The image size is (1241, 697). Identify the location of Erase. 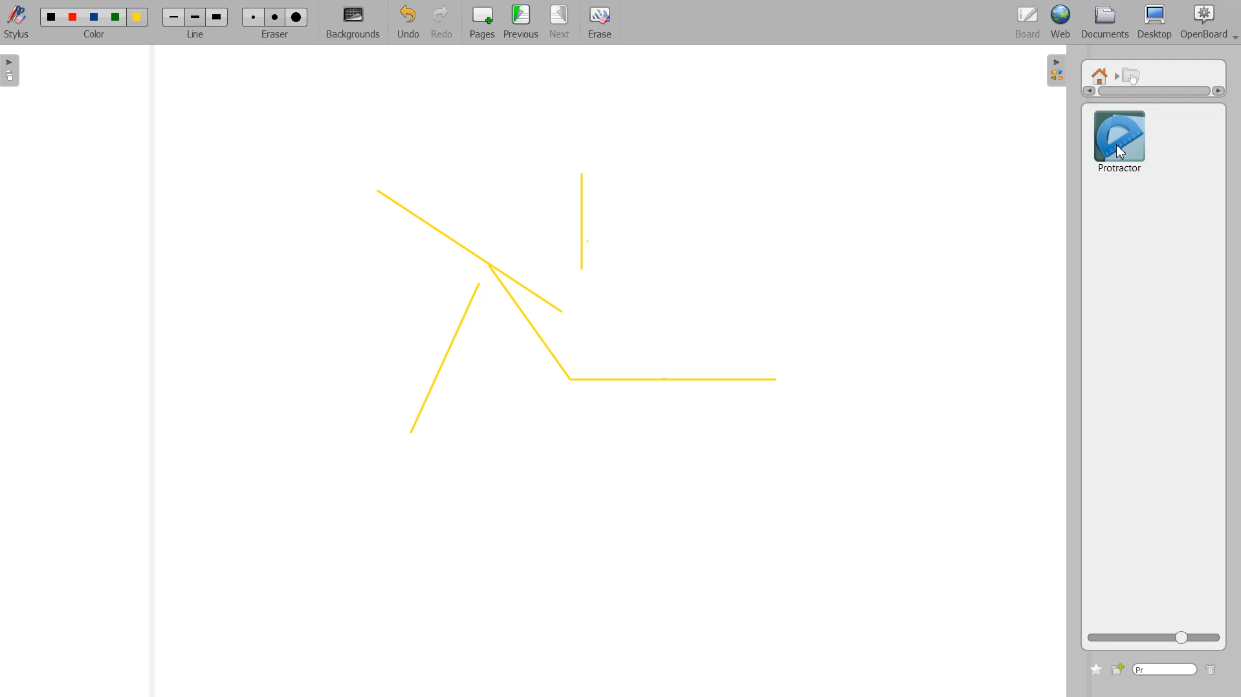
(274, 17).